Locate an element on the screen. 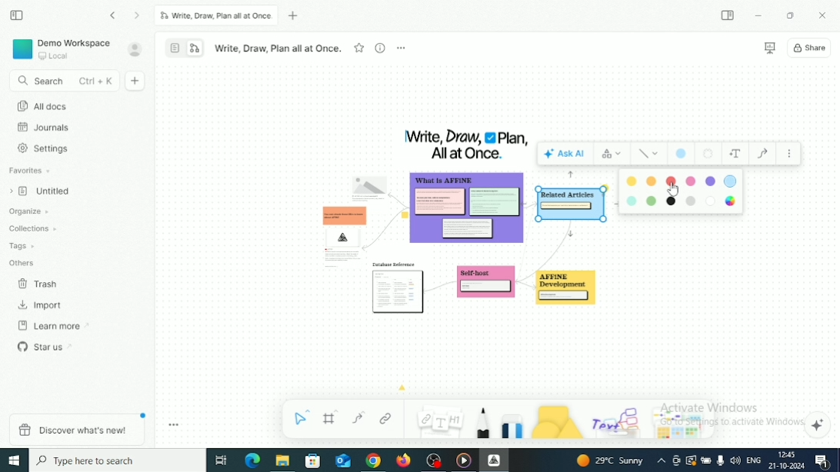 This screenshot has width=840, height=472. Mic is located at coordinates (720, 461).